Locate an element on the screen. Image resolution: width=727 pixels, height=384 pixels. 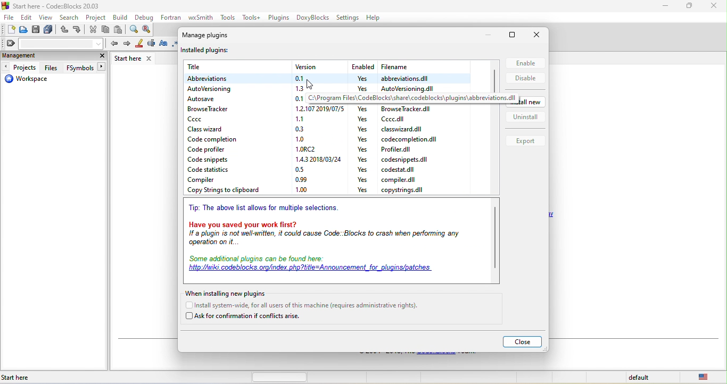
file is located at coordinates (405, 78).